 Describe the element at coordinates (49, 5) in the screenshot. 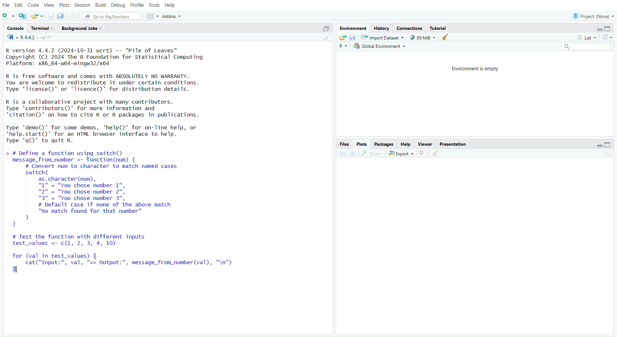

I see `View` at that location.